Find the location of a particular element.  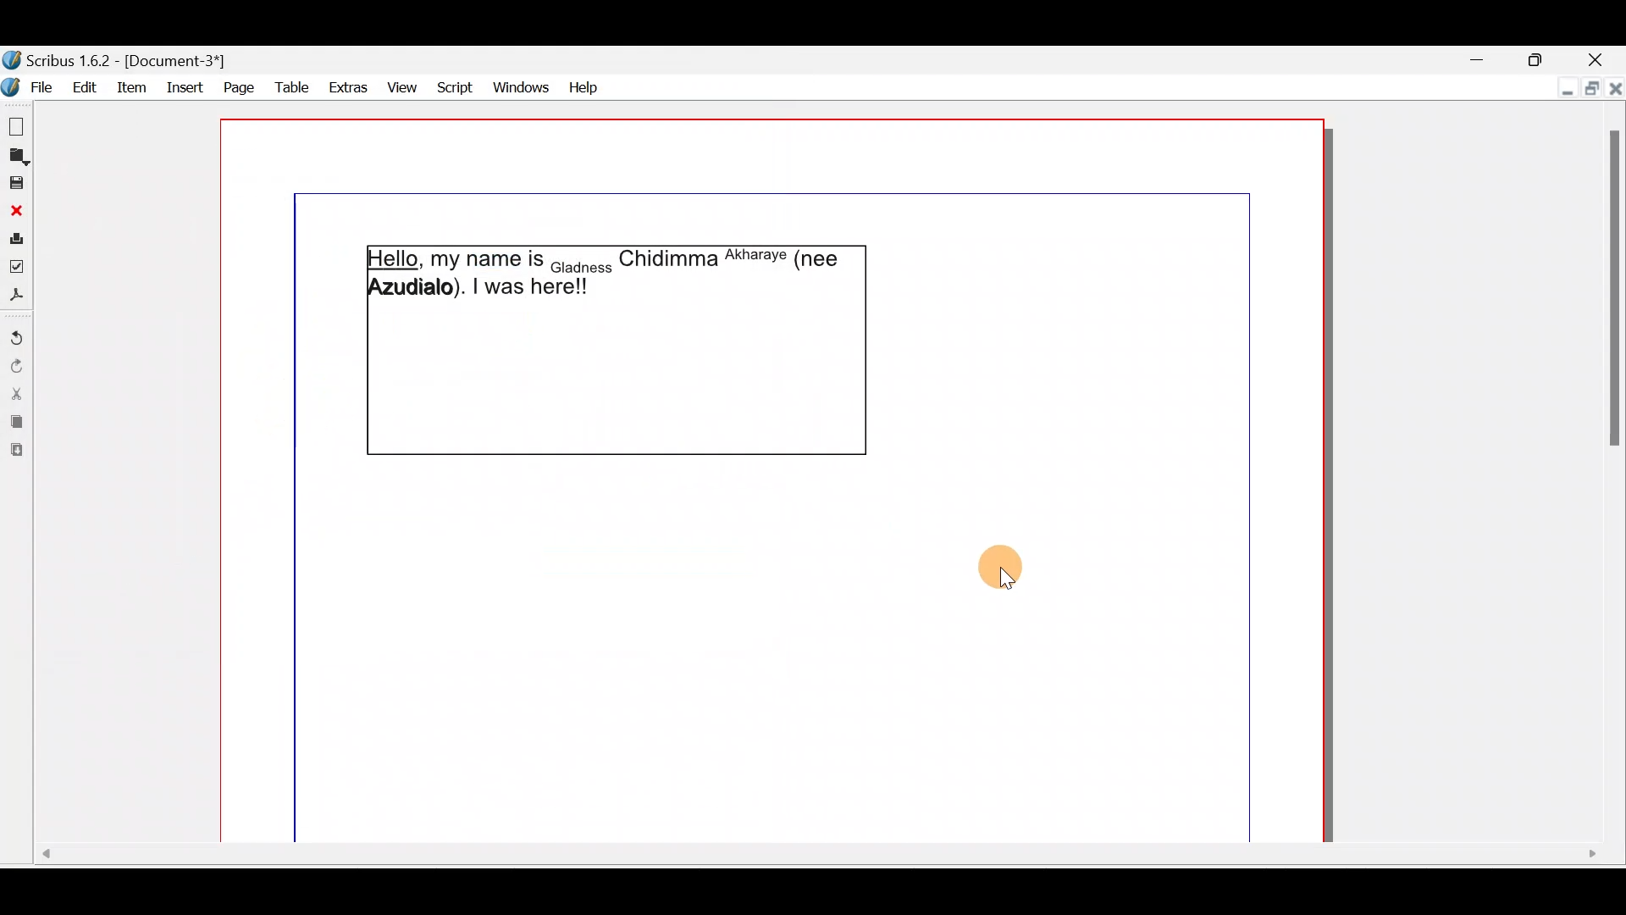

Preflight verifier is located at coordinates (16, 269).